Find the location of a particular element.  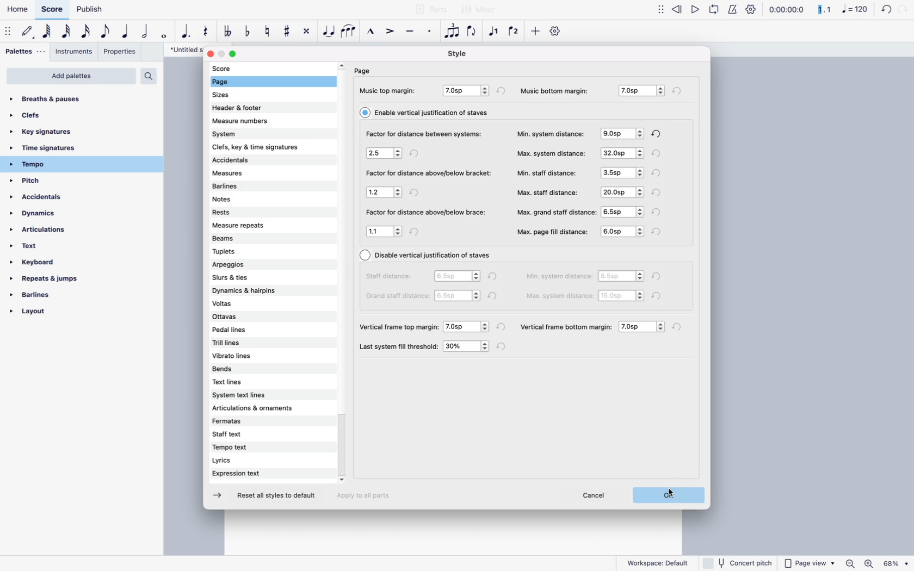

Pause/play is located at coordinates (704, 11).